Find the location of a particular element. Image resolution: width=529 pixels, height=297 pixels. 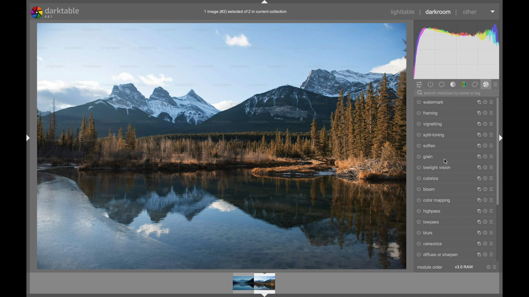

instance is located at coordinates (477, 211).